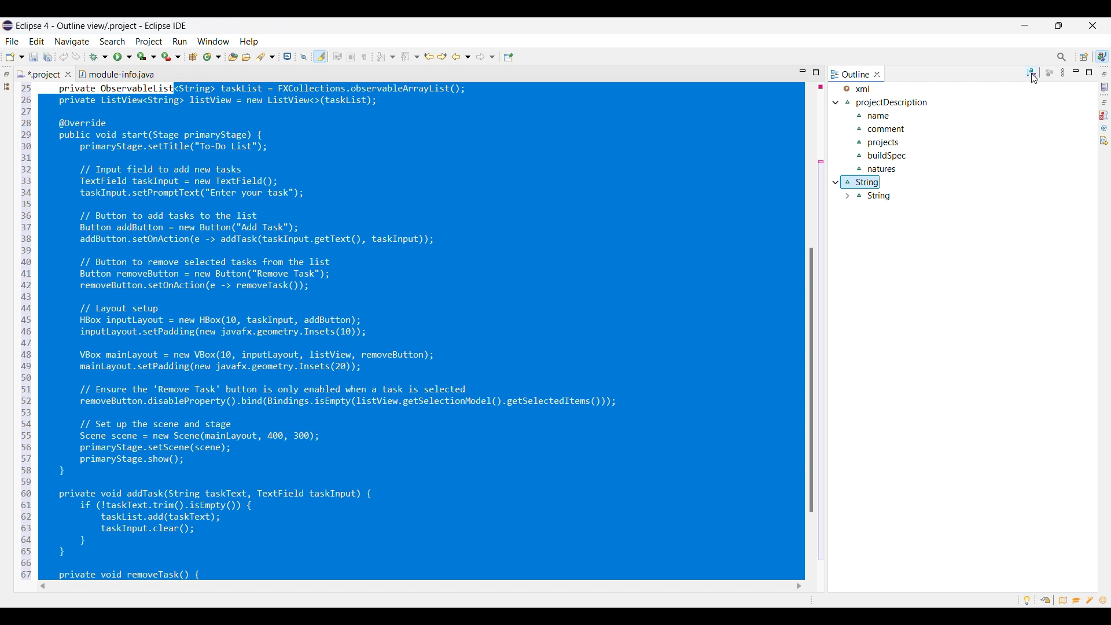 Image resolution: width=1111 pixels, height=625 pixels. What do you see at coordinates (39, 73) in the screenshot?
I see `Current tab highlighted` at bounding box center [39, 73].